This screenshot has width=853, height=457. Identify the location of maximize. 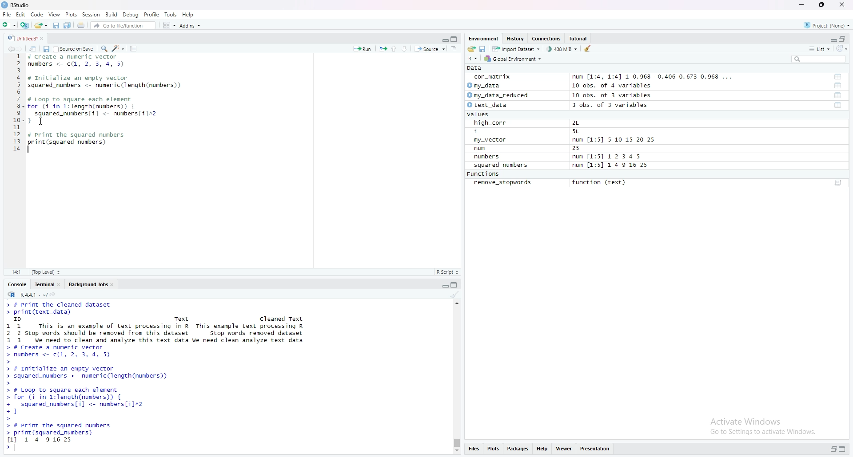
(455, 39).